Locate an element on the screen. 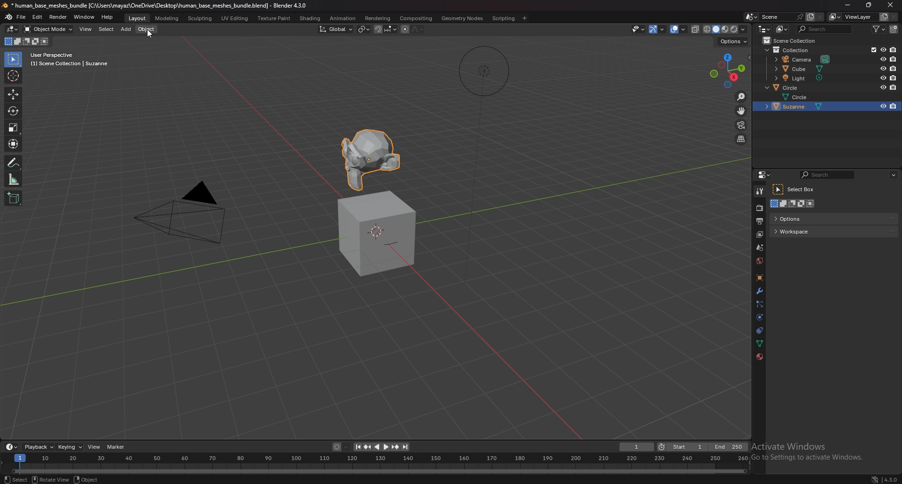 This screenshot has height=484, width=902. editor type is located at coordinates (764, 28).